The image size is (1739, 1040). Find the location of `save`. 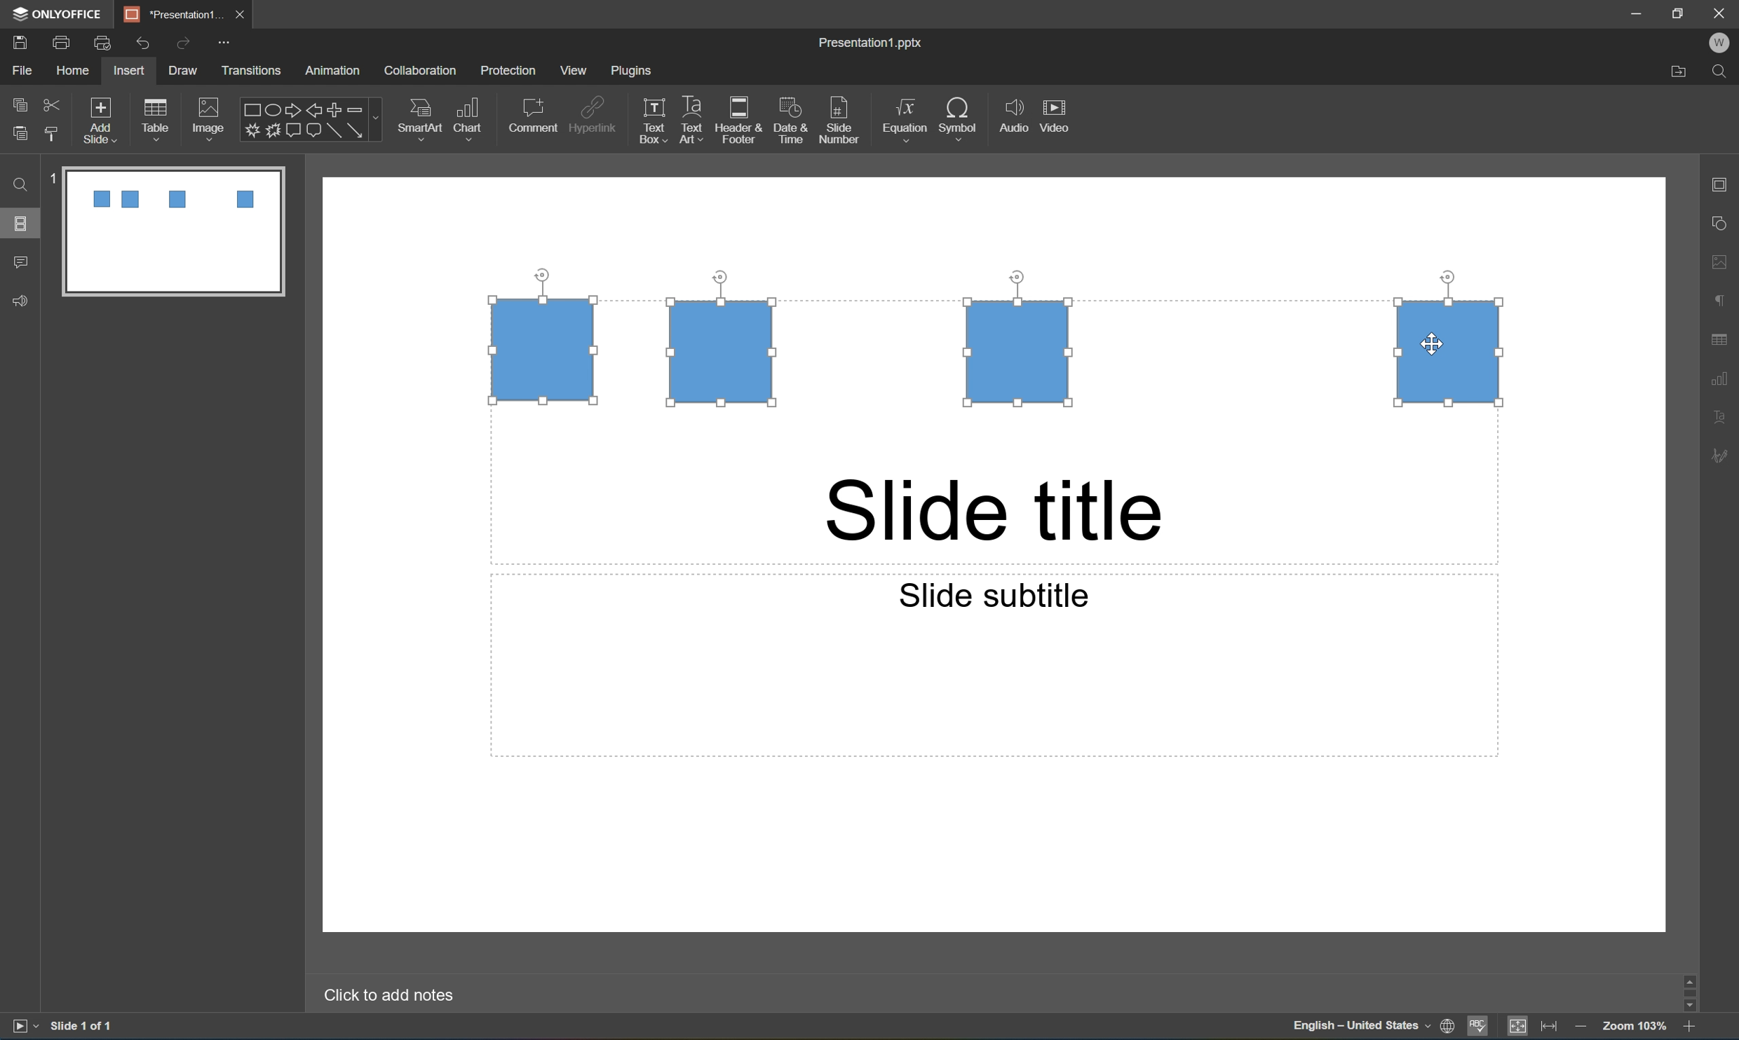

save is located at coordinates (18, 41).